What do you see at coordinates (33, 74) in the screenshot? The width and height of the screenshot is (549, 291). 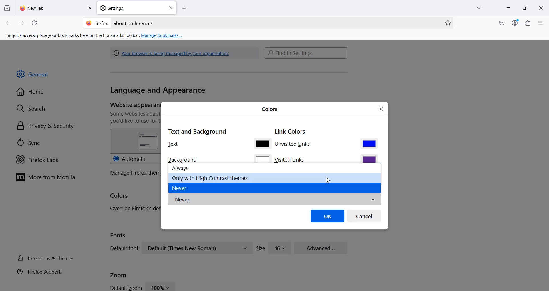 I see `fx] General` at bounding box center [33, 74].